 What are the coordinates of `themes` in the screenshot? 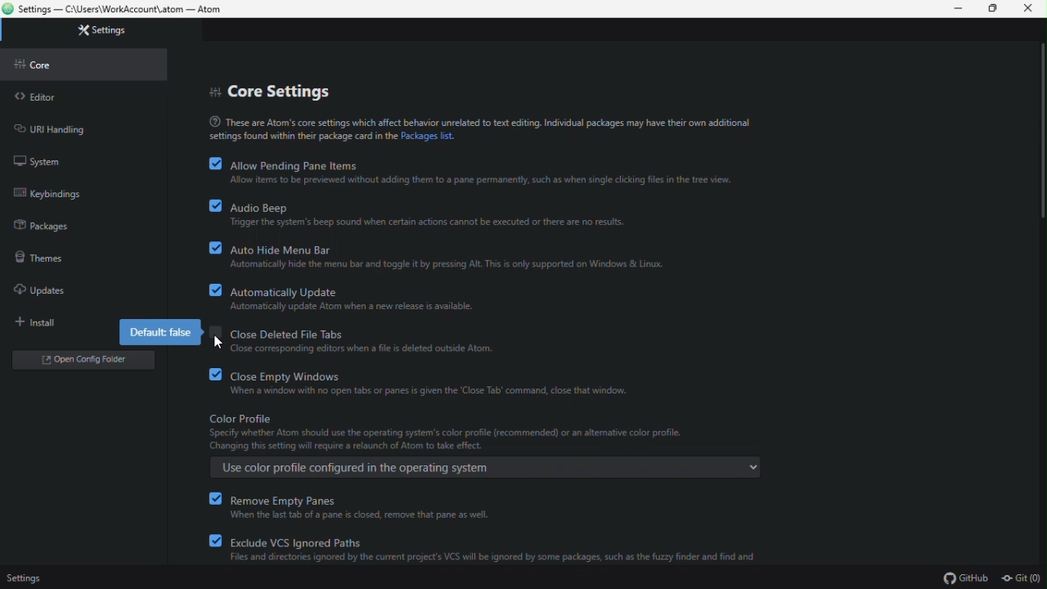 It's located at (43, 257).